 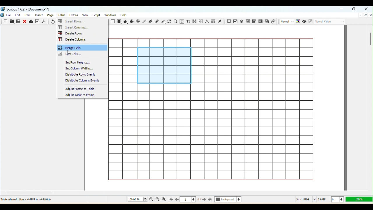 I want to click on Zoom In or Out, so click(x=176, y=21).